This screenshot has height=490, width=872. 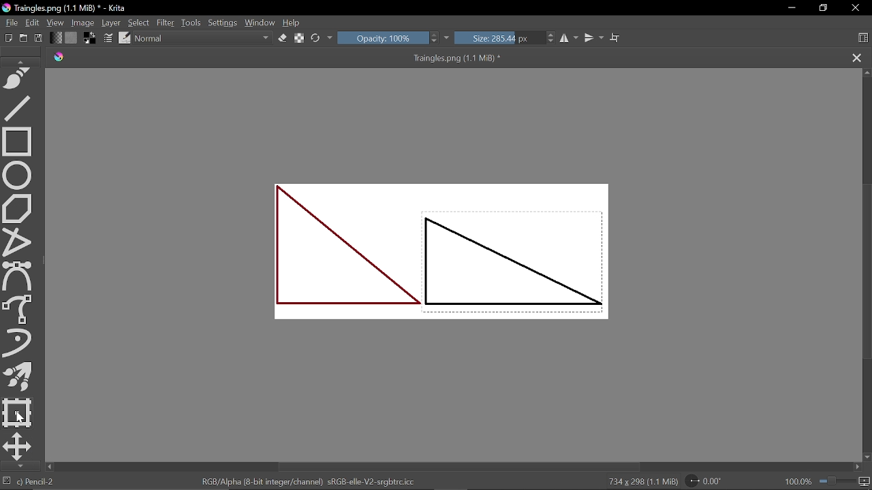 What do you see at coordinates (55, 38) in the screenshot?
I see `Gradient fill` at bounding box center [55, 38].